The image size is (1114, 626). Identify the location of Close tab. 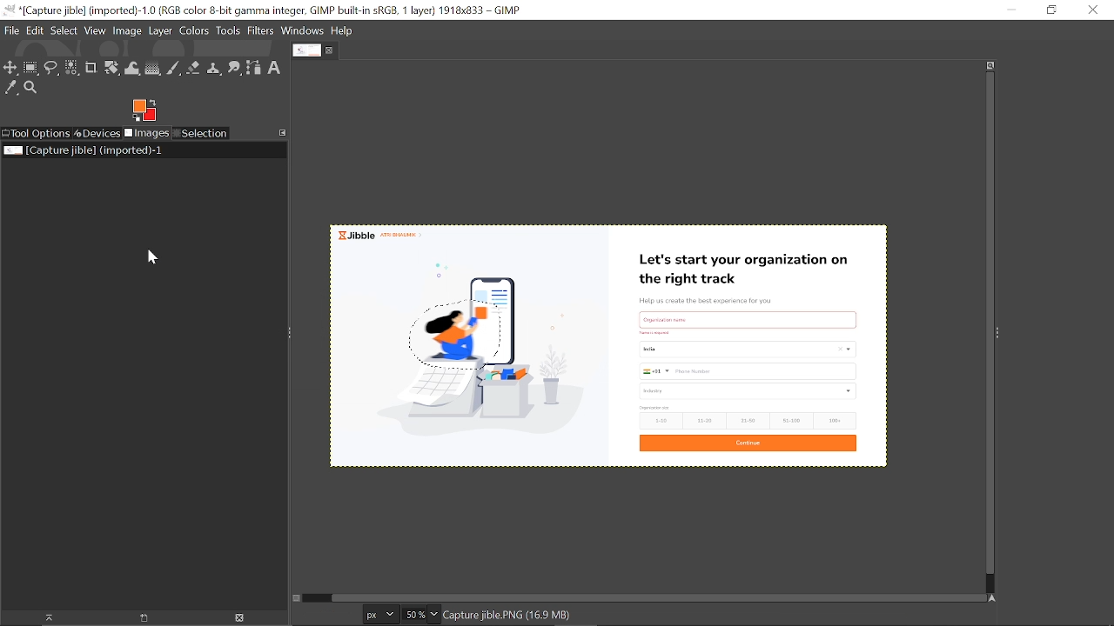
(332, 50).